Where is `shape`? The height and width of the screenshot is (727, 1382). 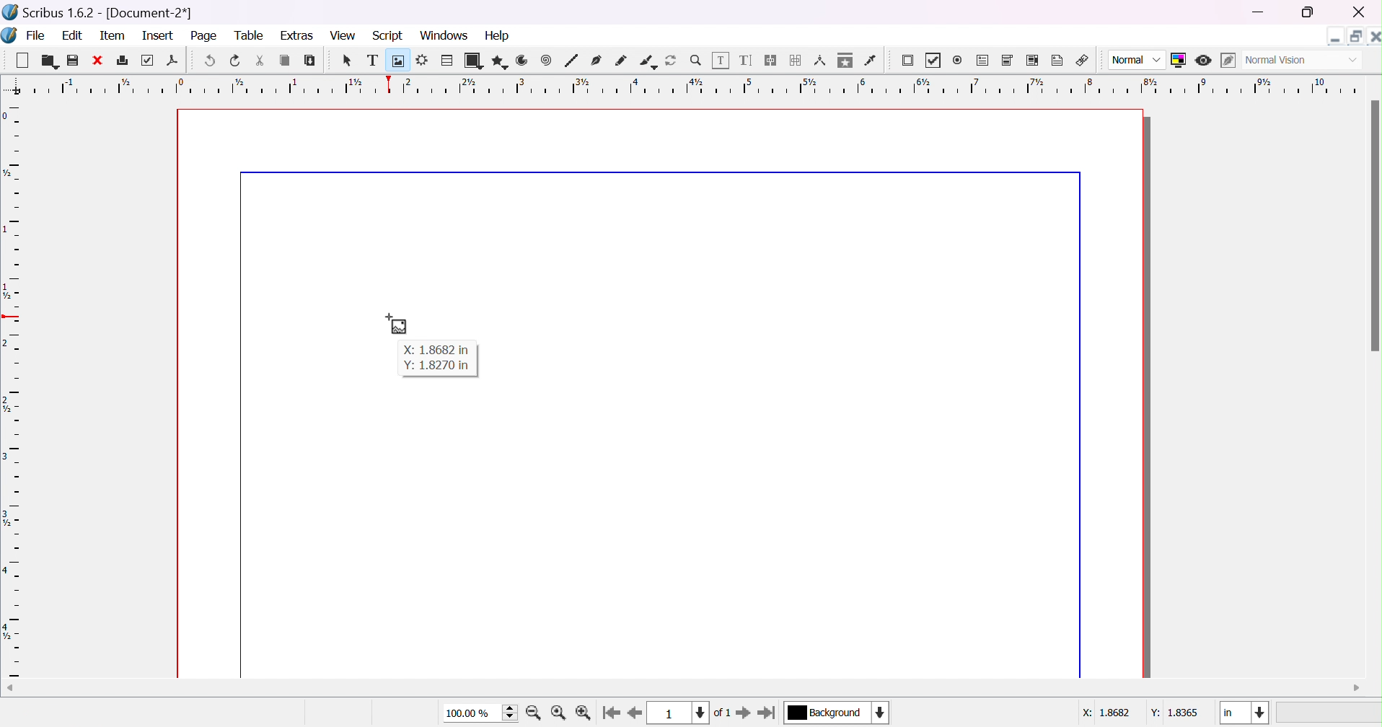
shape is located at coordinates (472, 61).